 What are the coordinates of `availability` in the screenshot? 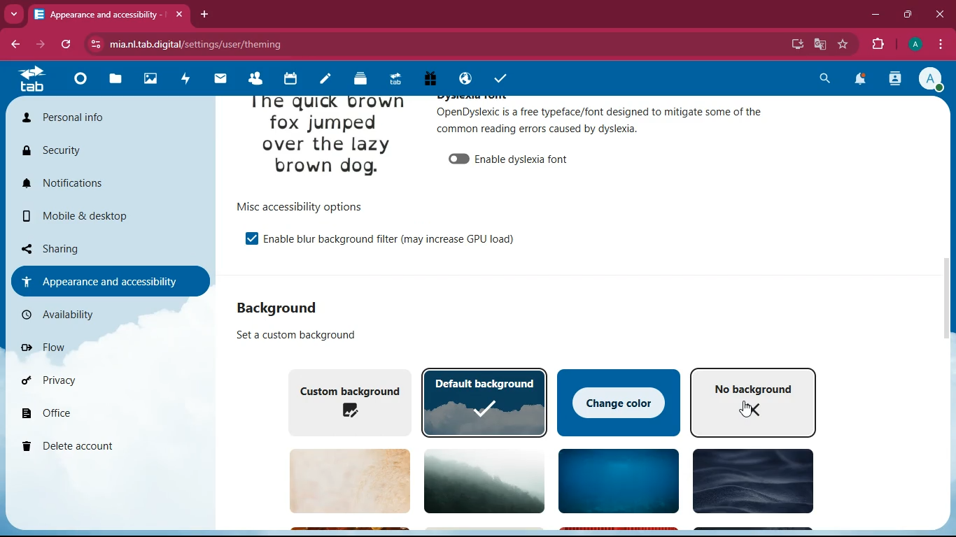 It's located at (101, 315).